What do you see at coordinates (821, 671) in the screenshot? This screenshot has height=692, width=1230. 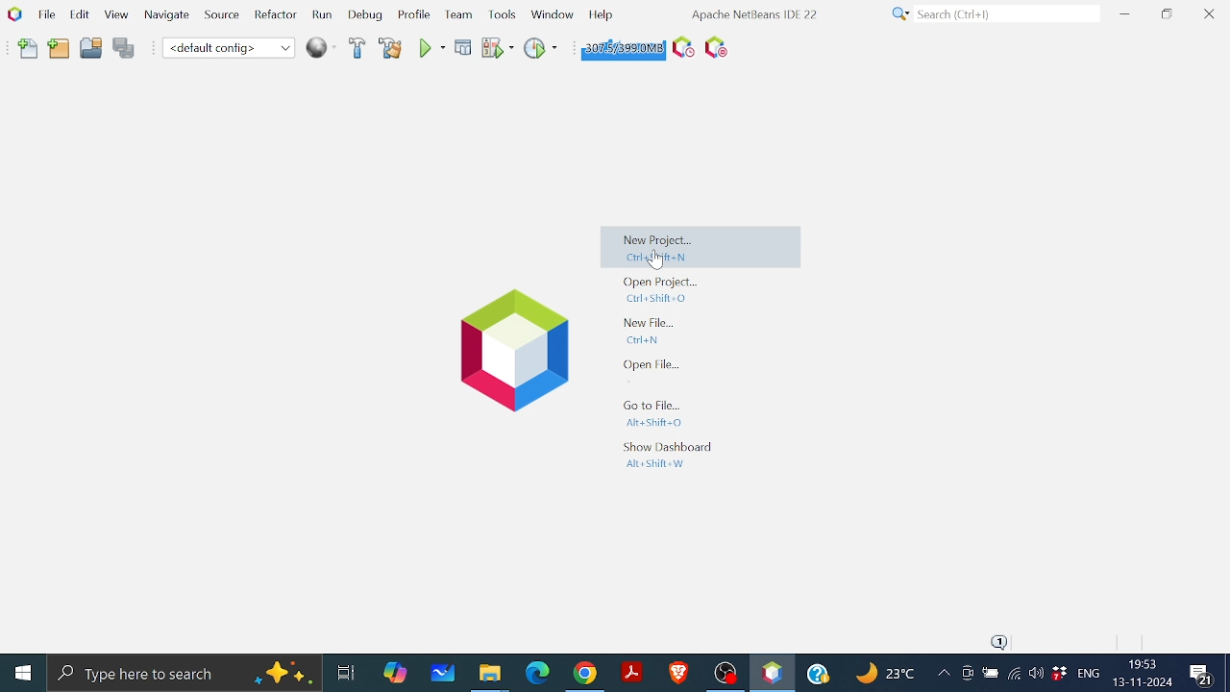 I see `Help` at bounding box center [821, 671].